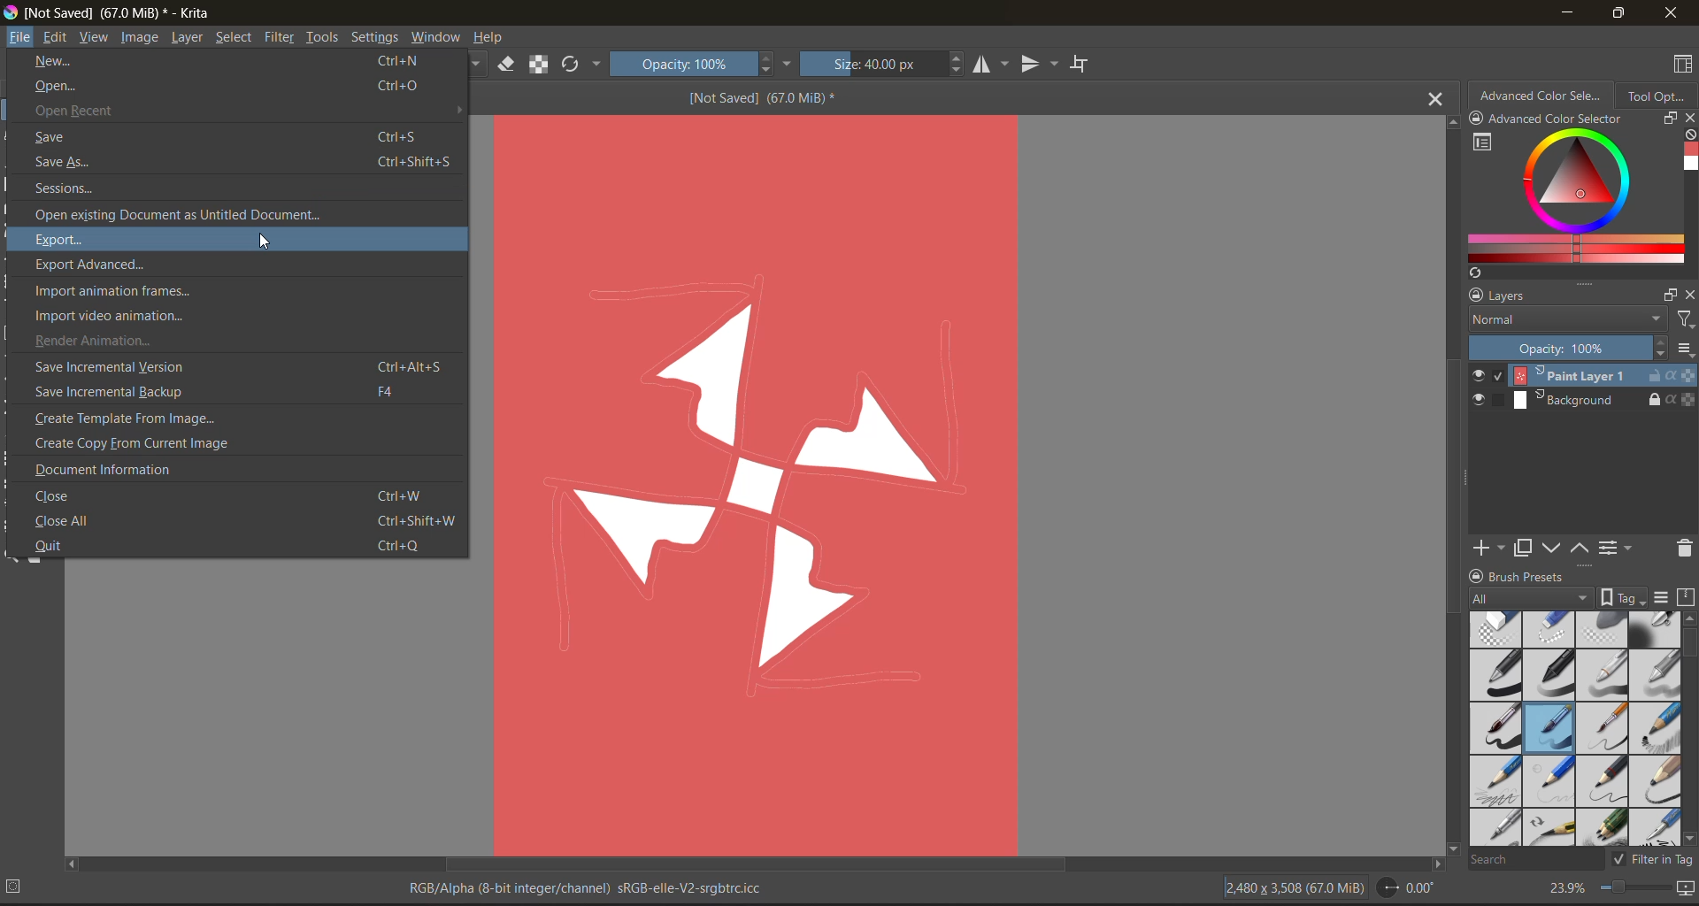 This screenshot has height=906, width=1699. Describe the element at coordinates (1688, 645) in the screenshot. I see `horizontal scroll bar` at that location.